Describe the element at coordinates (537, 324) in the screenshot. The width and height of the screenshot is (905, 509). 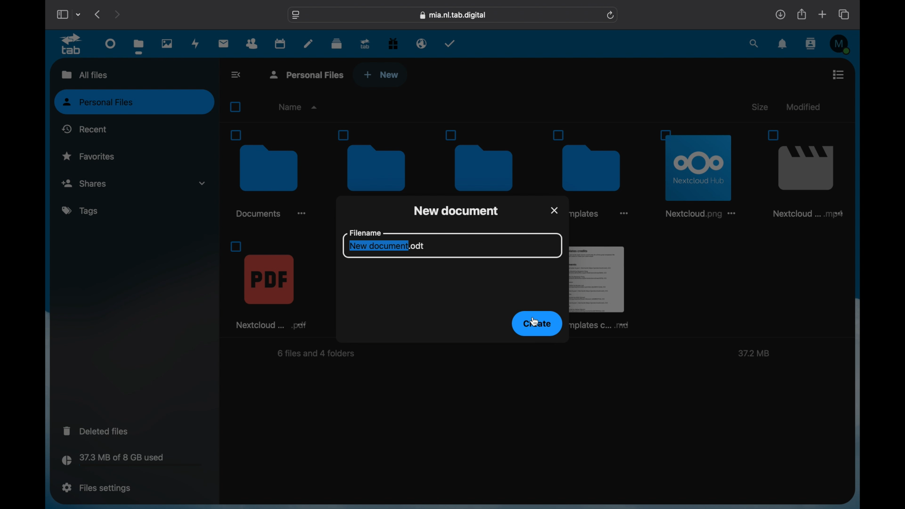
I see `create` at that location.